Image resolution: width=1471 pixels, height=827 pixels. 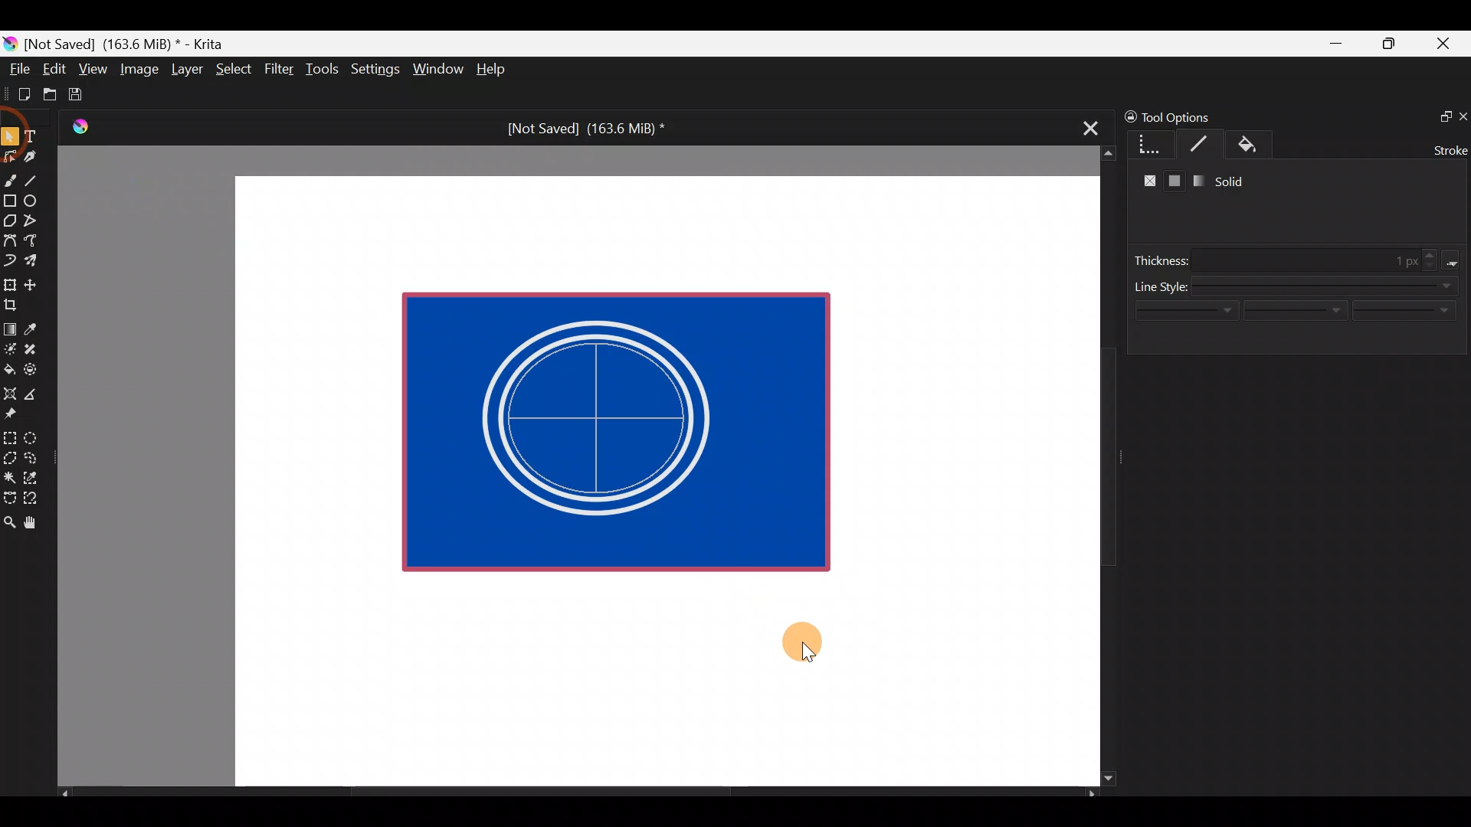 What do you see at coordinates (1191, 117) in the screenshot?
I see `Tool options` at bounding box center [1191, 117].